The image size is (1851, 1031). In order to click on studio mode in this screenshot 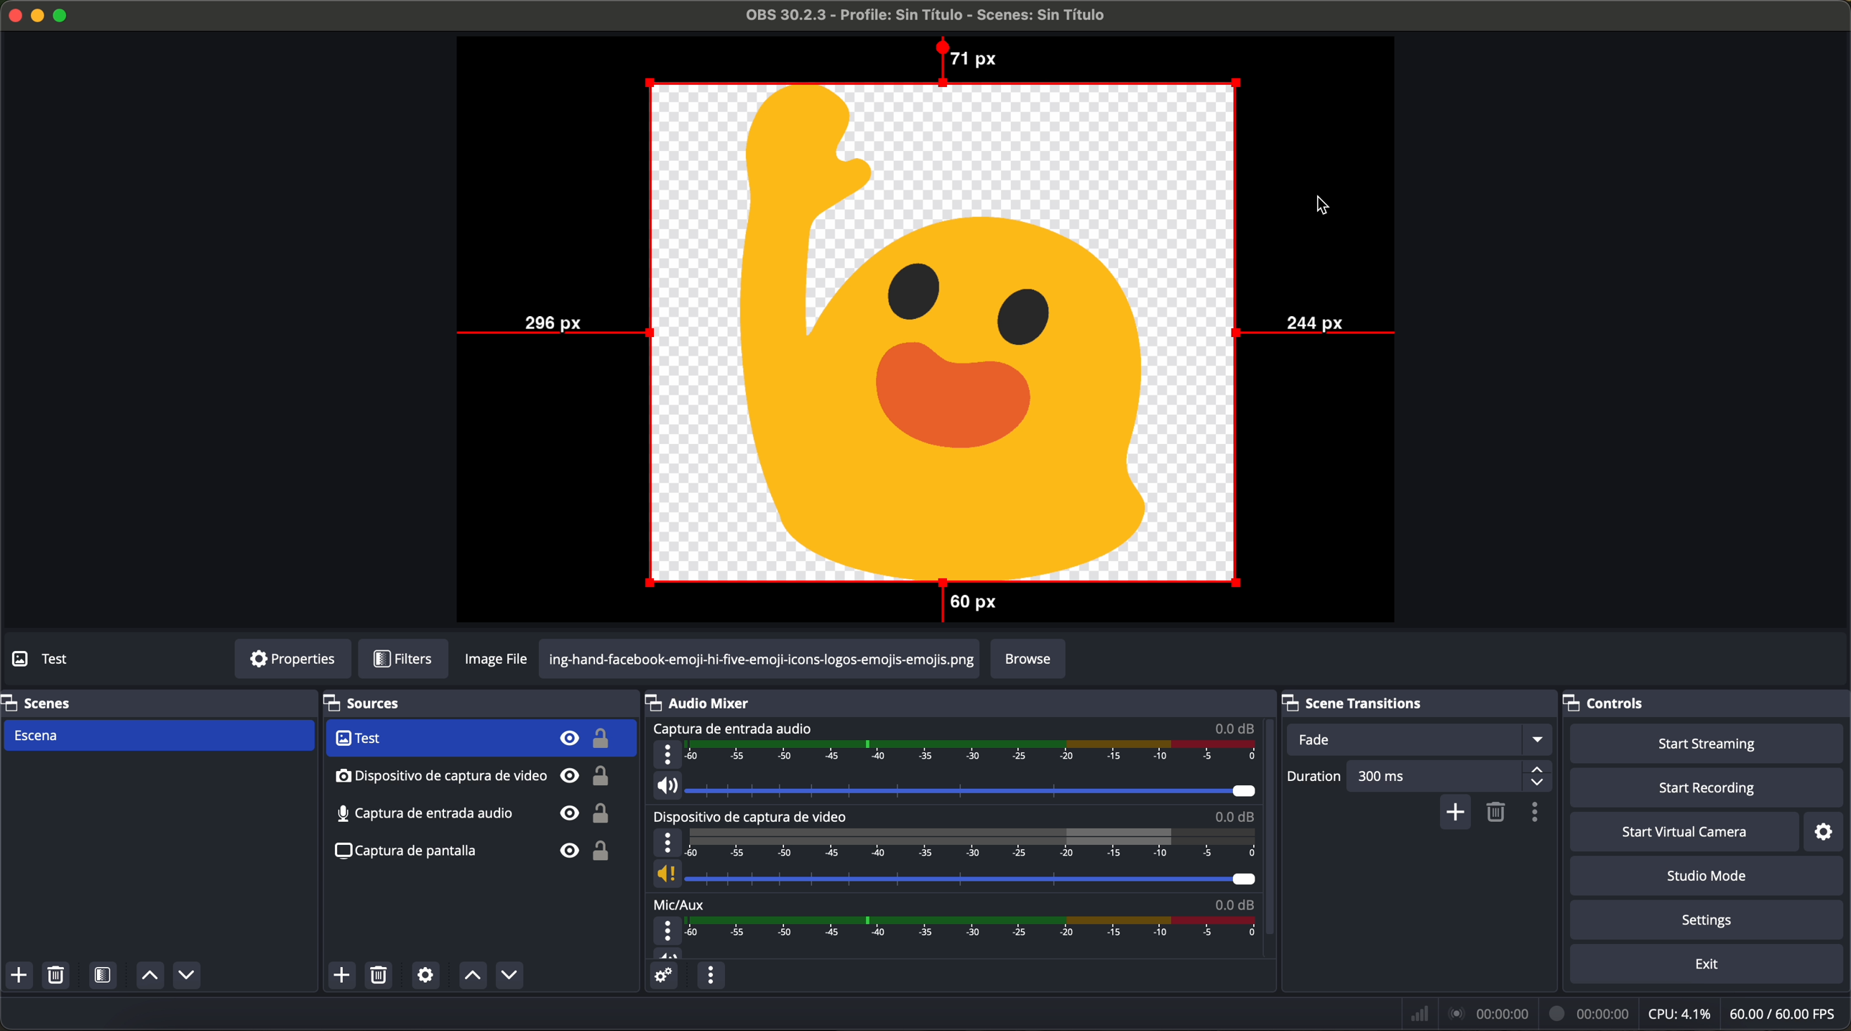, I will do `click(1707, 877)`.